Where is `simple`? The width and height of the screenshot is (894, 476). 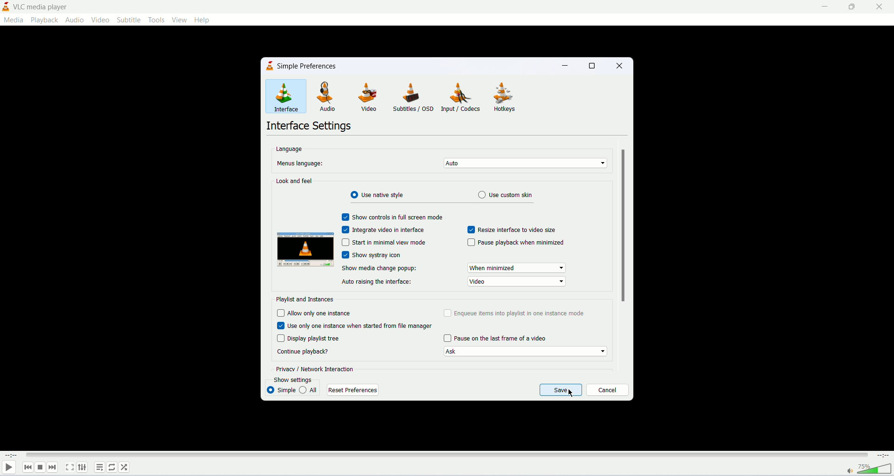 simple is located at coordinates (281, 389).